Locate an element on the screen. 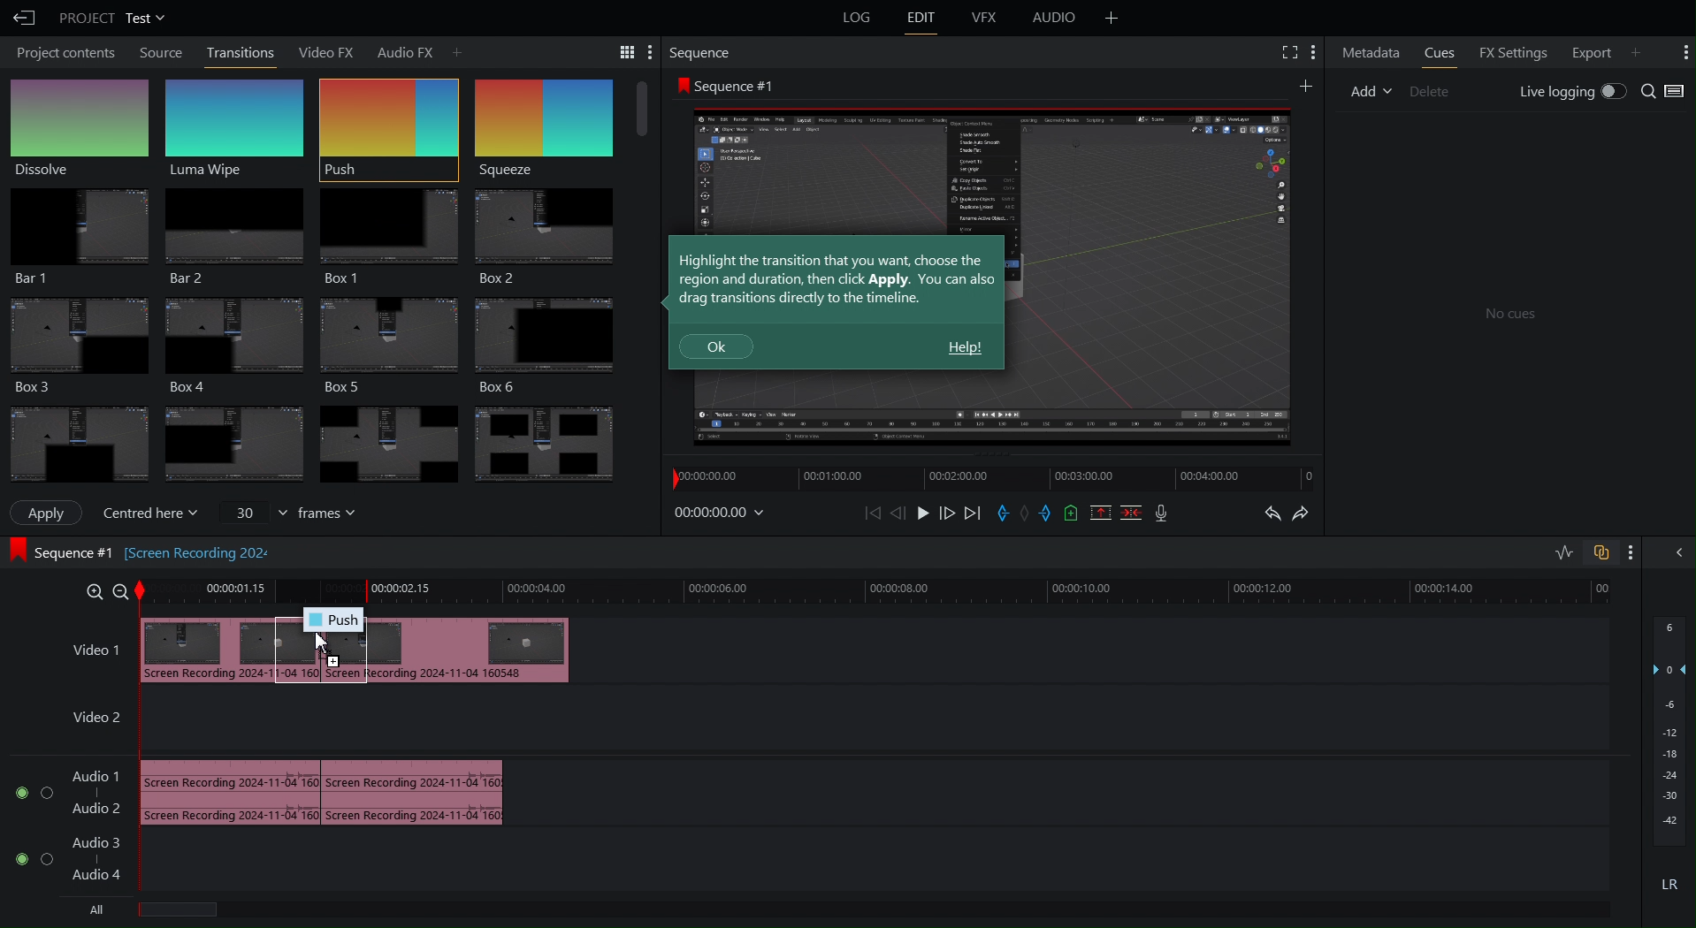  Add is located at coordinates (1112, 18).